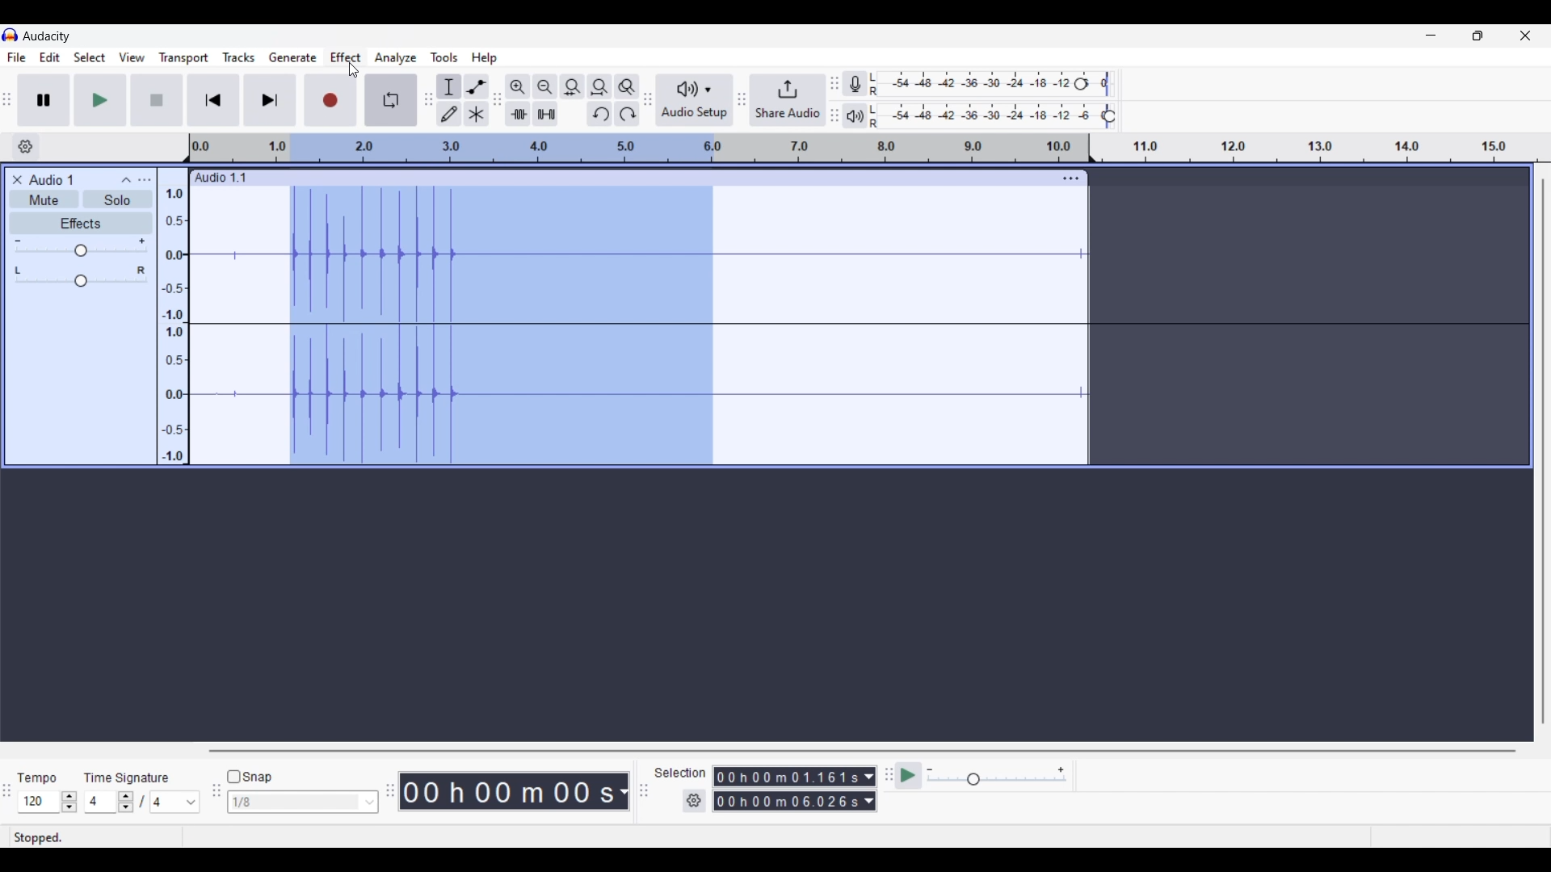 The width and height of the screenshot is (1551, 872). Describe the element at coordinates (444, 57) in the screenshot. I see `Tools menu` at that location.